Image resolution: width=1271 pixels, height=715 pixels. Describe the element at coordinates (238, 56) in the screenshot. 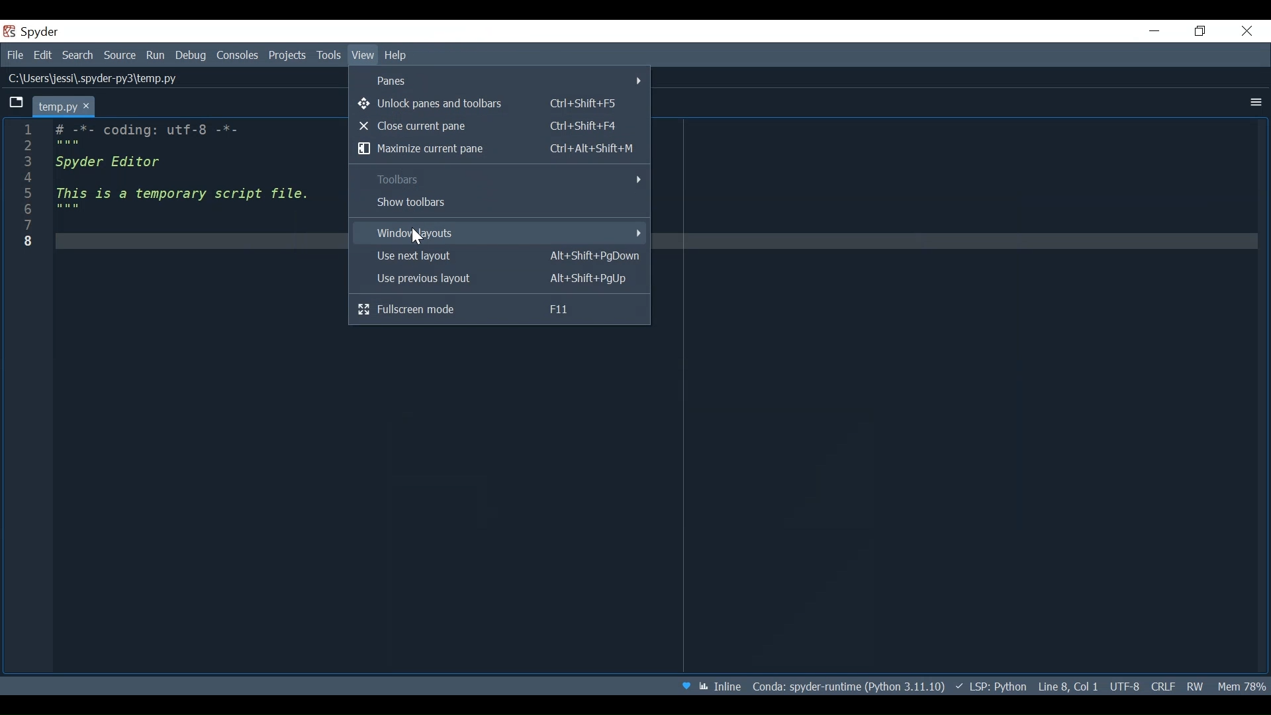

I see `Console` at that location.